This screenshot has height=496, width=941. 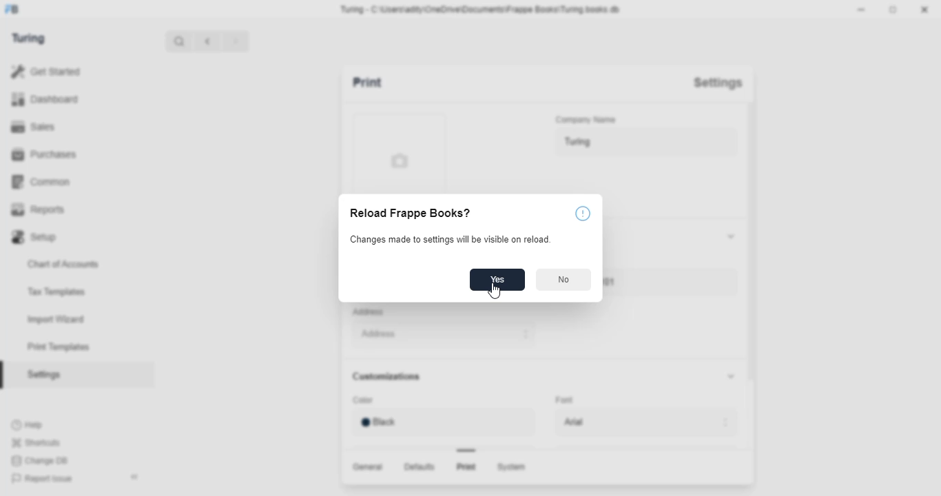 I want to click on Purchases, so click(x=68, y=154).